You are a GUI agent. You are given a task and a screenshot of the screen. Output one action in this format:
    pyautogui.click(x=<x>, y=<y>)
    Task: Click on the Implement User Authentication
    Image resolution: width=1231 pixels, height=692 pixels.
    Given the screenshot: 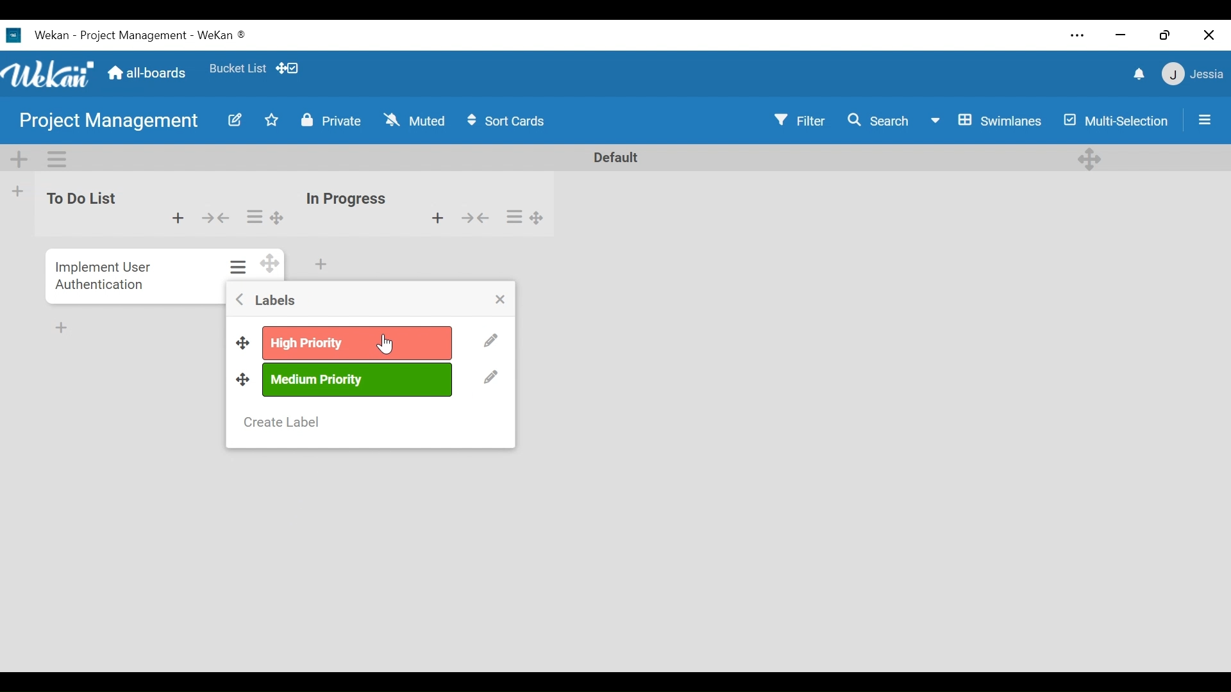 What is the action you would take?
    pyautogui.click(x=105, y=274)
    